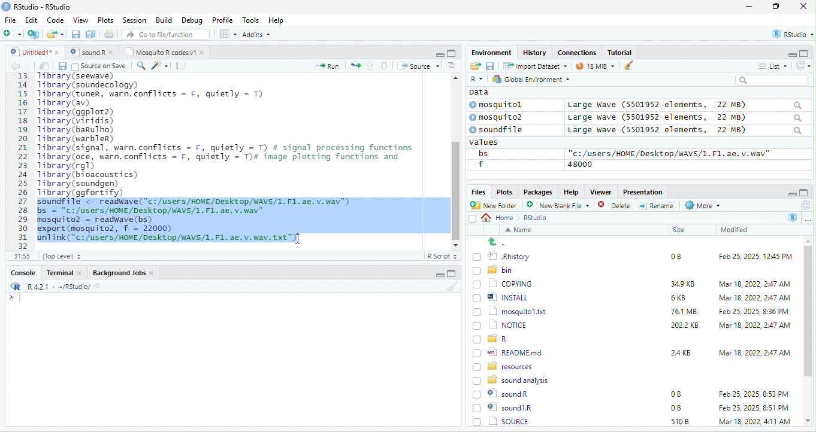 This screenshot has width=816, height=432. What do you see at coordinates (451, 65) in the screenshot?
I see `sort` at bounding box center [451, 65].